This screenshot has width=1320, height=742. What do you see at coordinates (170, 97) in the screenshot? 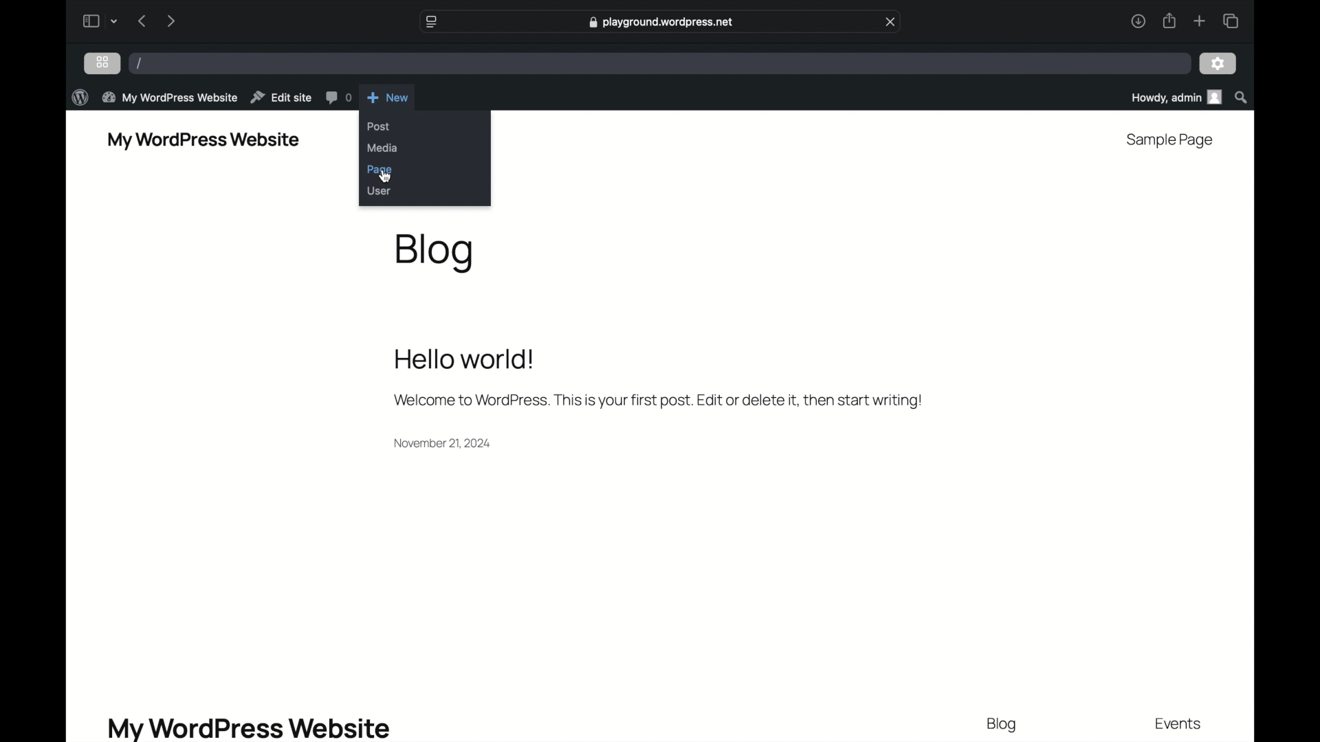
I see `my wordpress website` at bounding box center [170, 97].